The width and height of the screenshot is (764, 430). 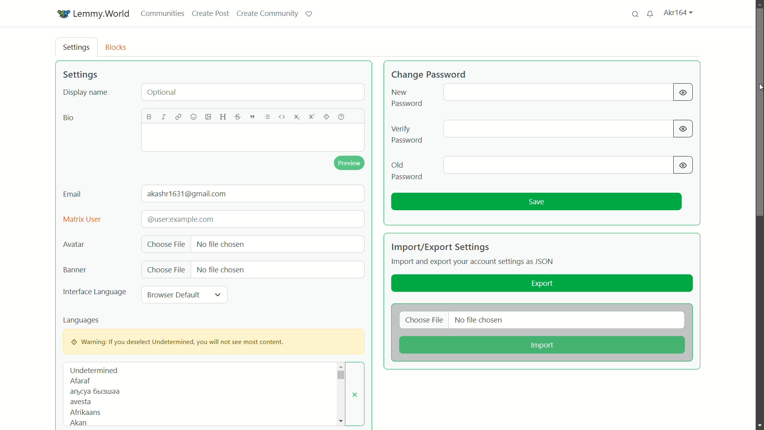 What do you see at coordinates (221, 245) in the screenshot?
I see `no file chosen` at bounding box center [221, 245].